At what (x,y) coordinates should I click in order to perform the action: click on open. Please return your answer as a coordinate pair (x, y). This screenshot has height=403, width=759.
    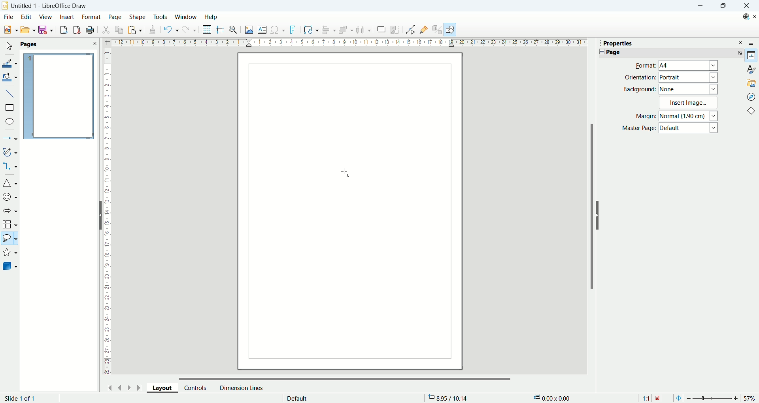
    Looking at the image, I should click on (27, 30).